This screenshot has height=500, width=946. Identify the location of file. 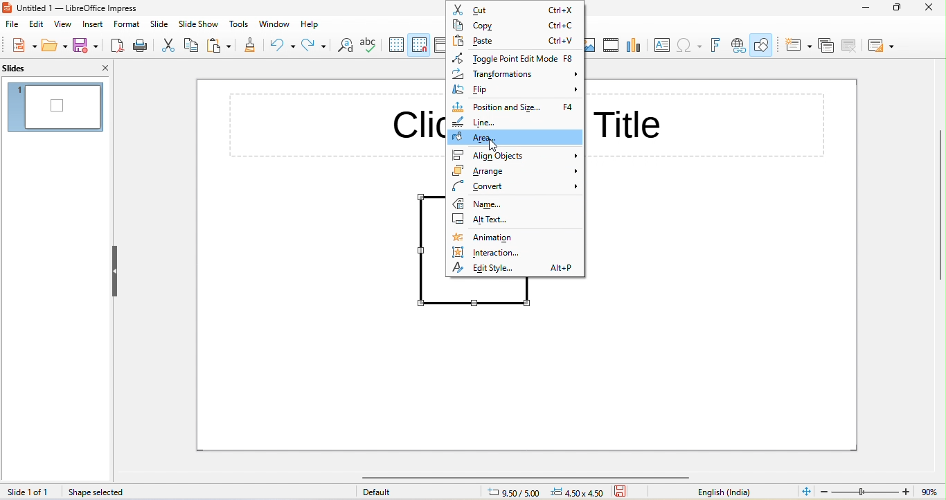
(10, 25).